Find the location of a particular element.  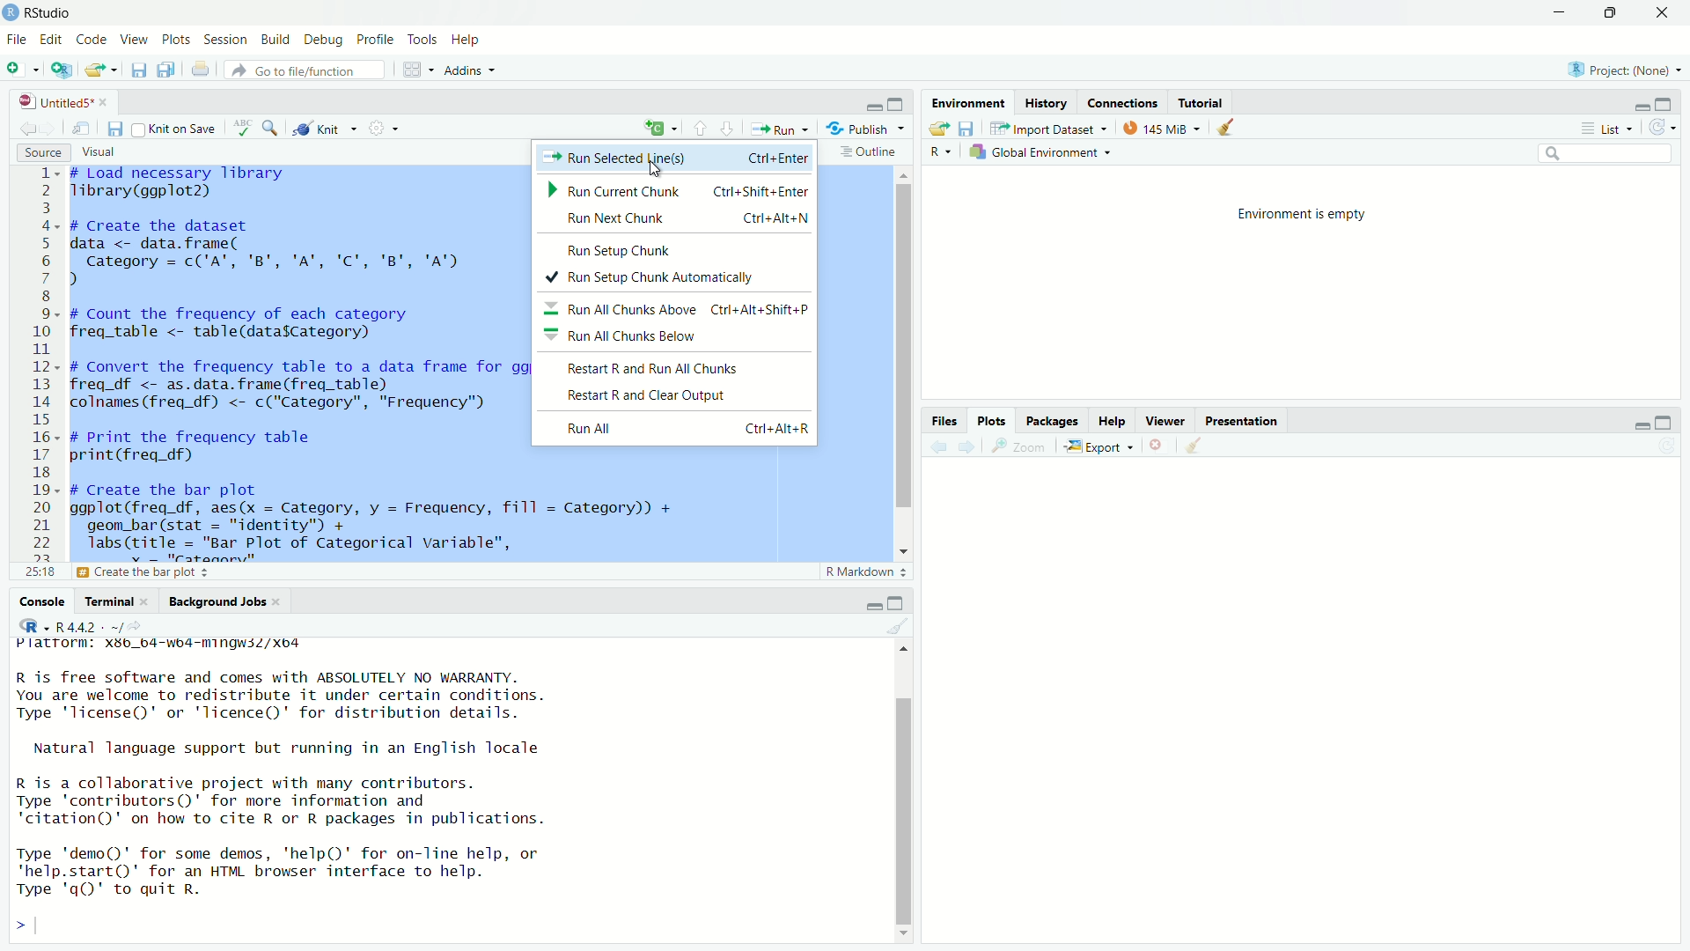

workspace panes is located at coordinates (415, 72).